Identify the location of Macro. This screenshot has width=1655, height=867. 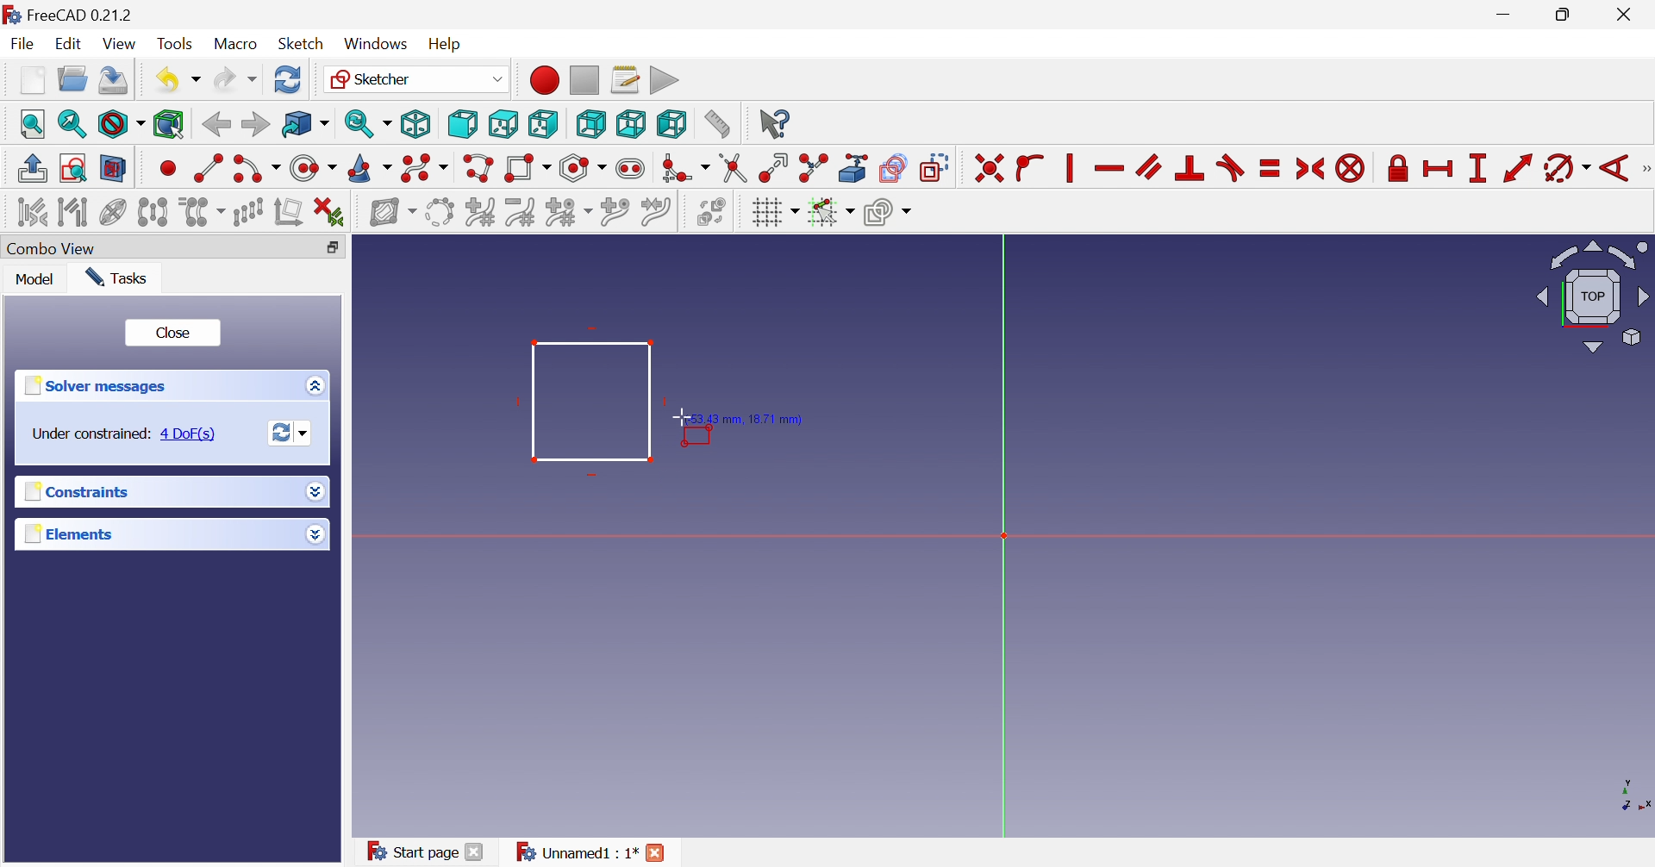
(234, 45).